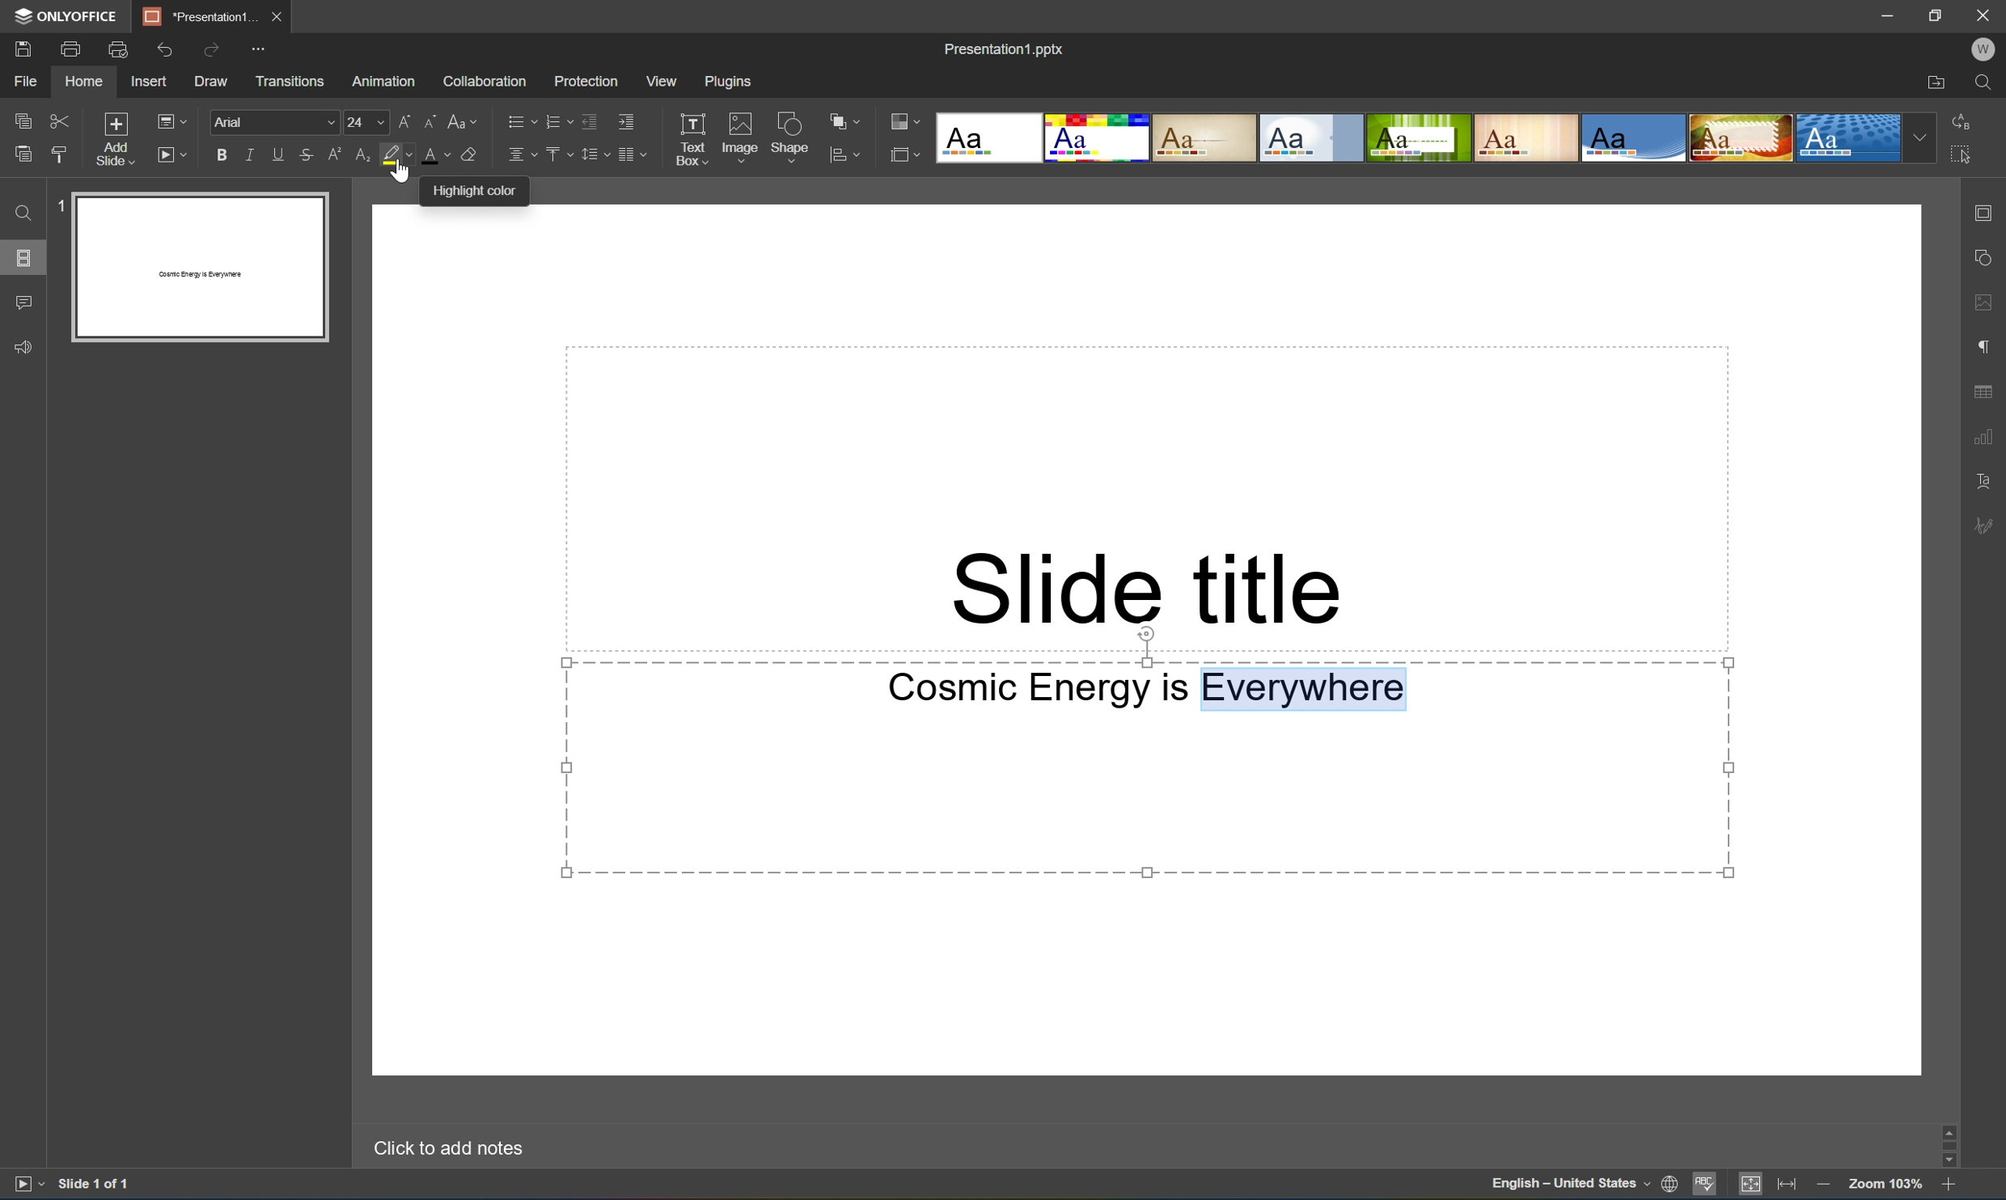  What do you see at coordinates (1986, 208) in the screenshot?
I see `Slide settings` at bounding box center [1986, 208].